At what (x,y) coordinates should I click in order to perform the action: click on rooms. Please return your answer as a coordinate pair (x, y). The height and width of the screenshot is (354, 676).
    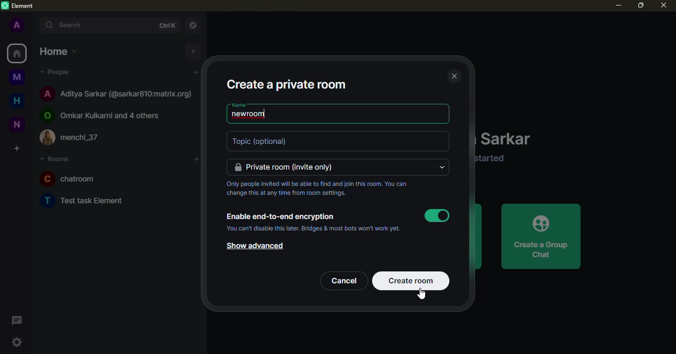
    Looking at the image, I should click on (56, 160).